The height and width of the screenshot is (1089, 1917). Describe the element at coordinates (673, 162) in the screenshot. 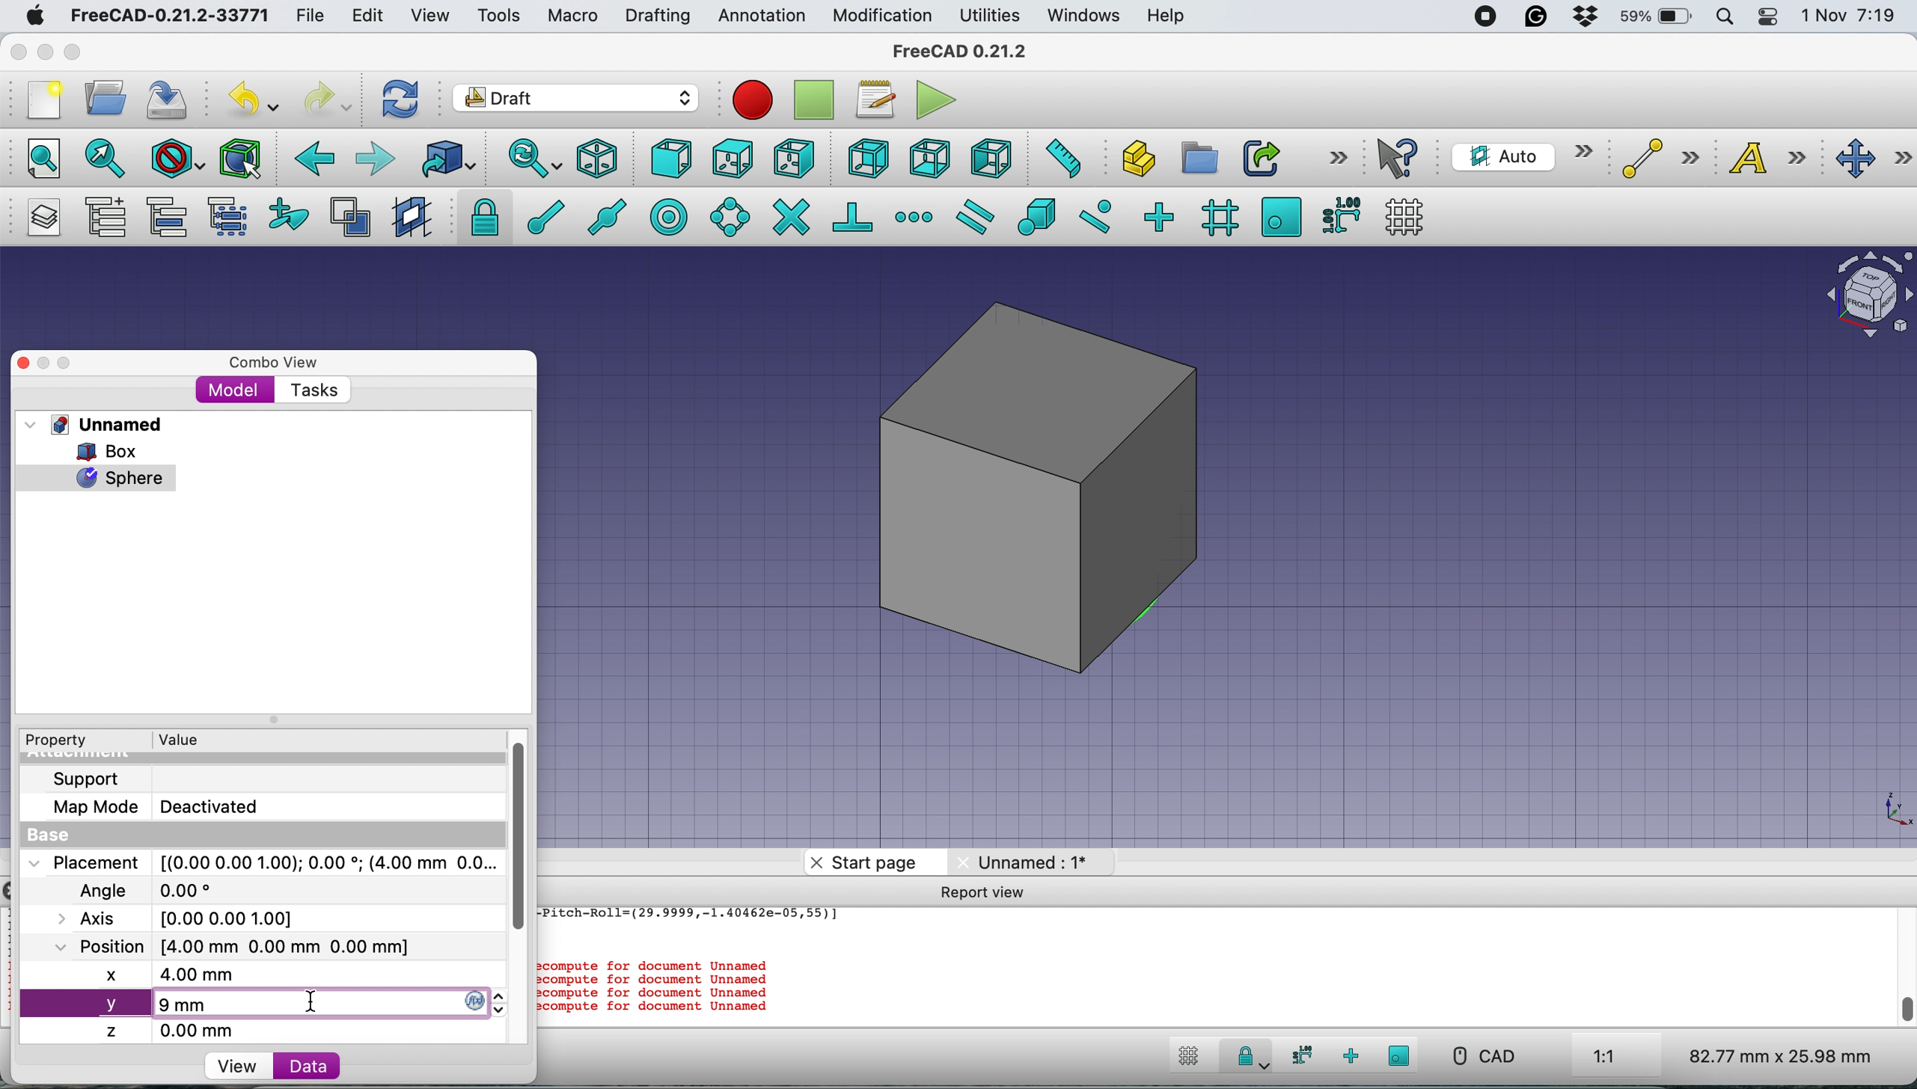

I see `front` at that location.